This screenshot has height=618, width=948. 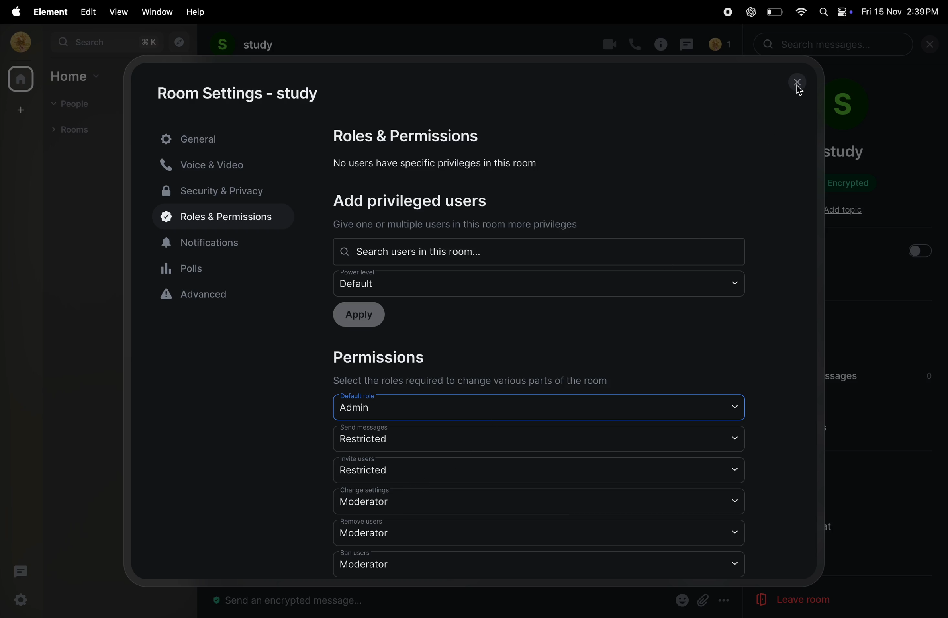 What do you see at coordinates (74, 105) in the screenshot?
I see `people` at bounding box center [74, 105].